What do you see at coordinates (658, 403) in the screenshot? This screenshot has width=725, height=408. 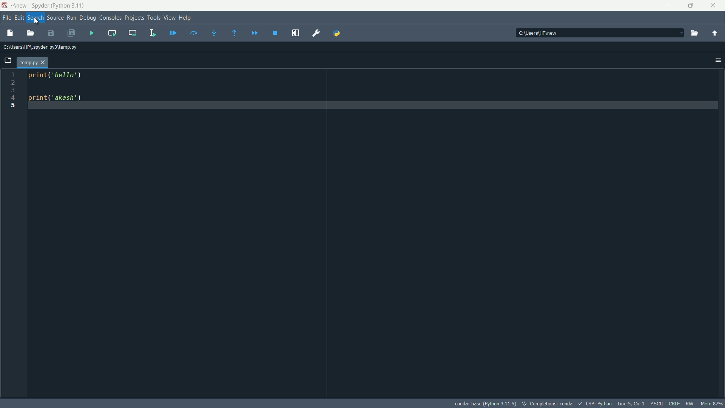 I see `file encoding` at bounding box center [658, 403].